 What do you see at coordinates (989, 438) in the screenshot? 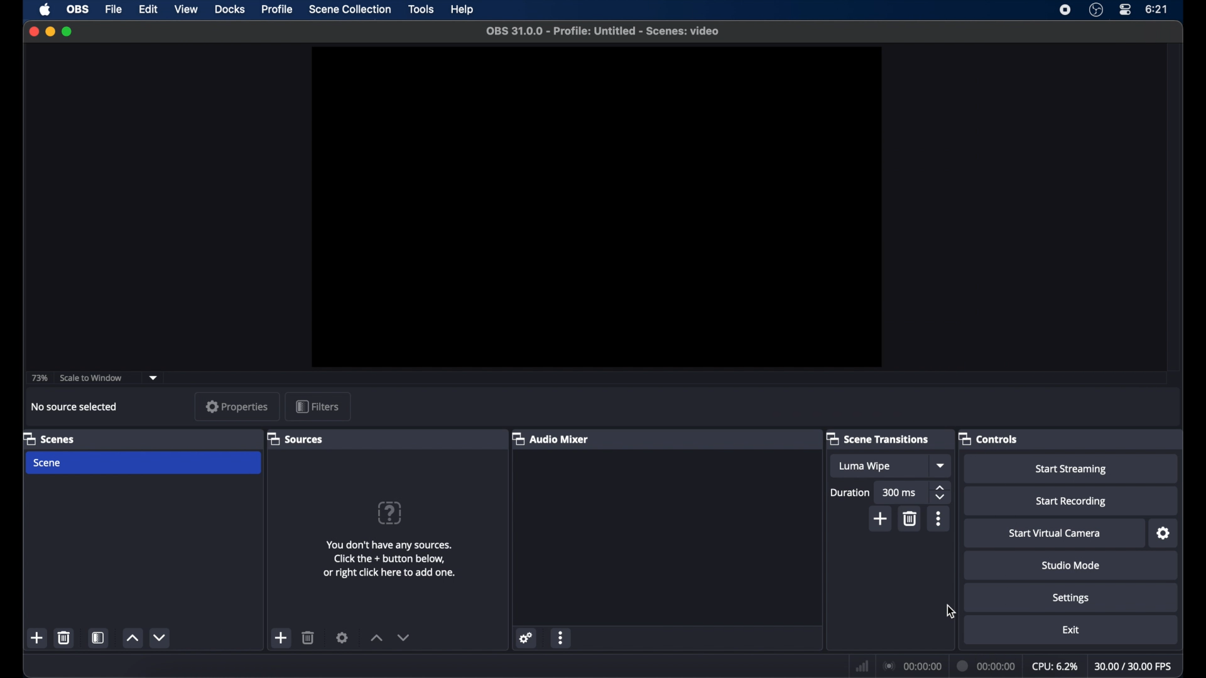
I see `controls` at bounding box center [989, 438].